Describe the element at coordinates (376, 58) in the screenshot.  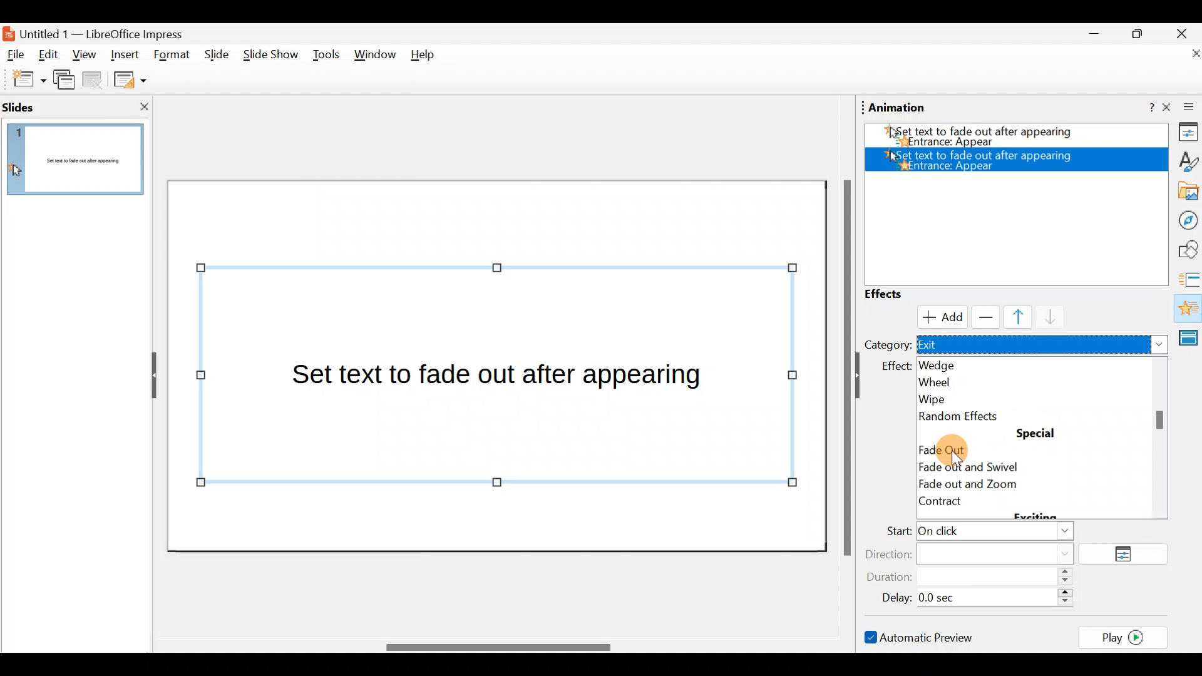
I see `Window` at that location.